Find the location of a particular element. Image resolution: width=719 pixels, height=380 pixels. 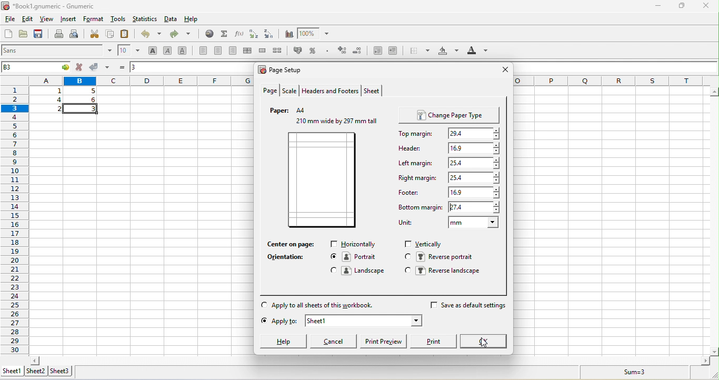

center is located at coordinates (219, 51).